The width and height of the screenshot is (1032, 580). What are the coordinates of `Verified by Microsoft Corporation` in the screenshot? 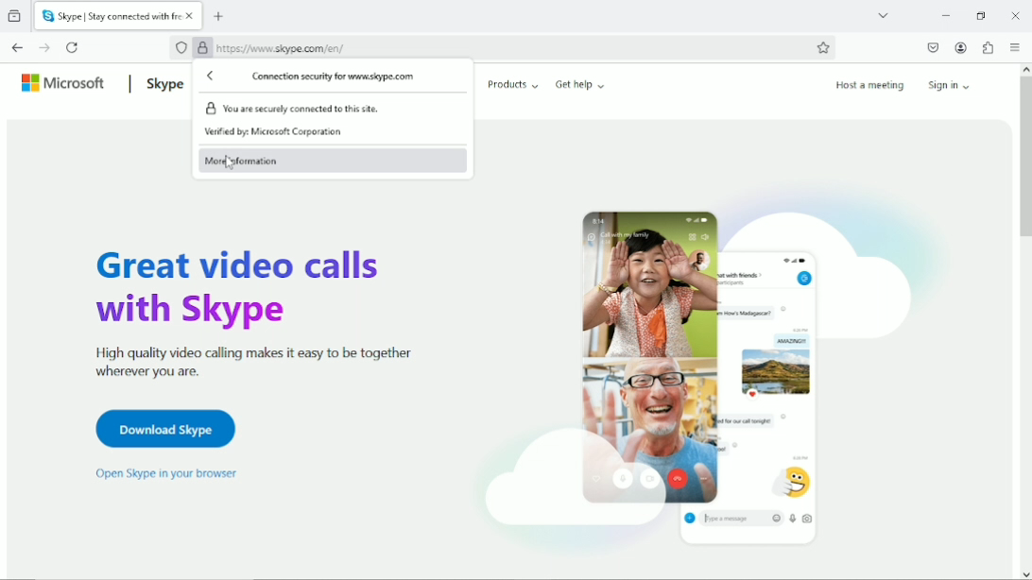 It's located at (276, 134).